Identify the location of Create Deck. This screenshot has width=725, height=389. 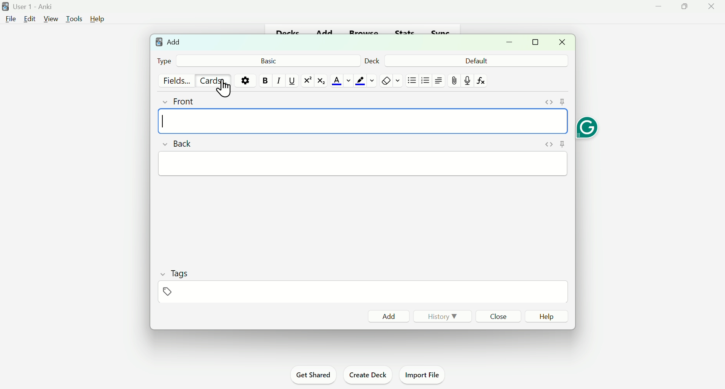
(369, 376).